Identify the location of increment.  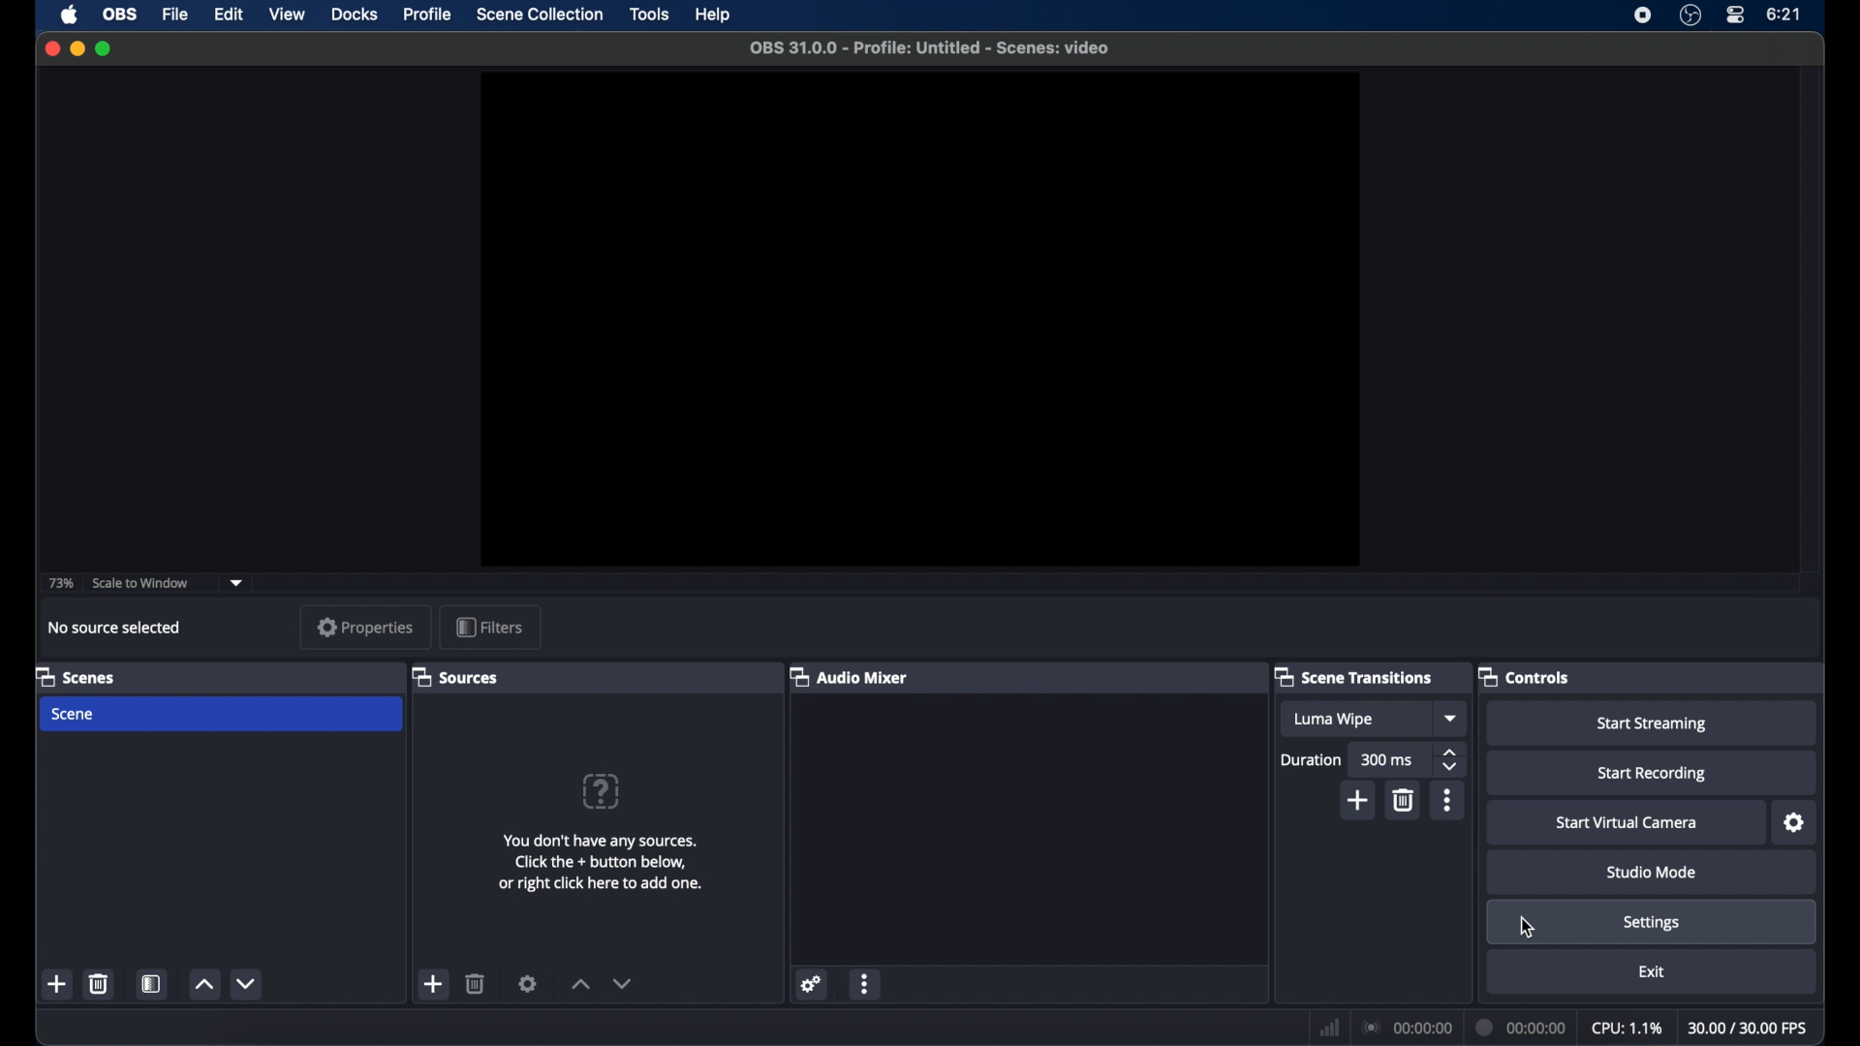
(203, 984).